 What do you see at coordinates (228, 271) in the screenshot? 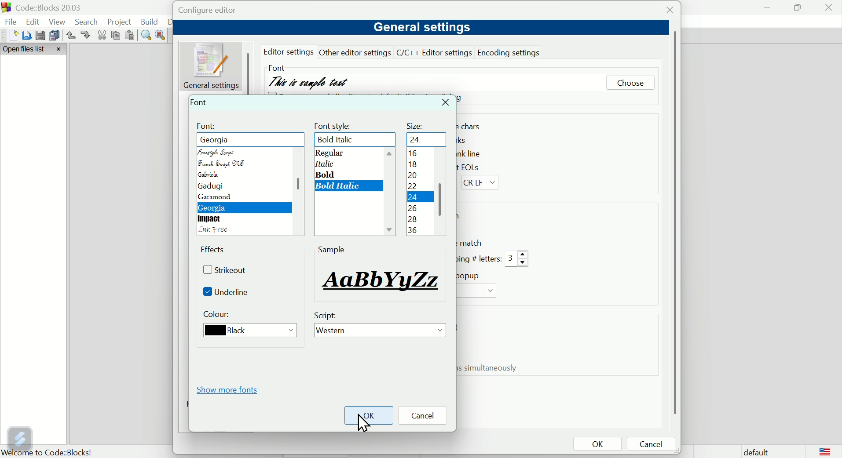
I see `Strike out` at bounding box center [228, 271].